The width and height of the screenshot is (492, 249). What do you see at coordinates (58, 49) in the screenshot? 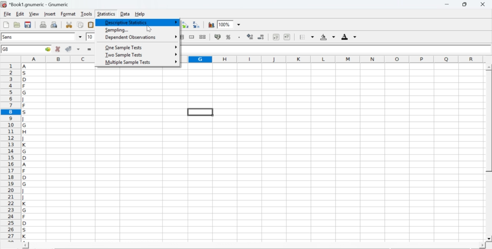
I see `cancel changes` at bounding box center [58, 49].